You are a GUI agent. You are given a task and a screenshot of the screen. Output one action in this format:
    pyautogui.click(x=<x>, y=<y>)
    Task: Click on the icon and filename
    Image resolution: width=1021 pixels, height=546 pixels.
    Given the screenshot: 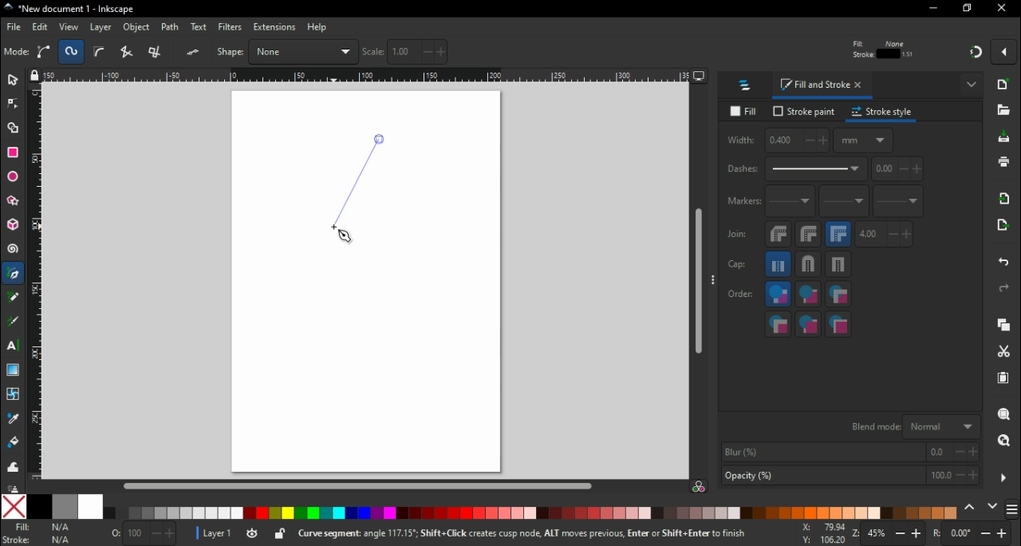 What is the action you would take?
    pyautogui.click(x=67, y=10)
    